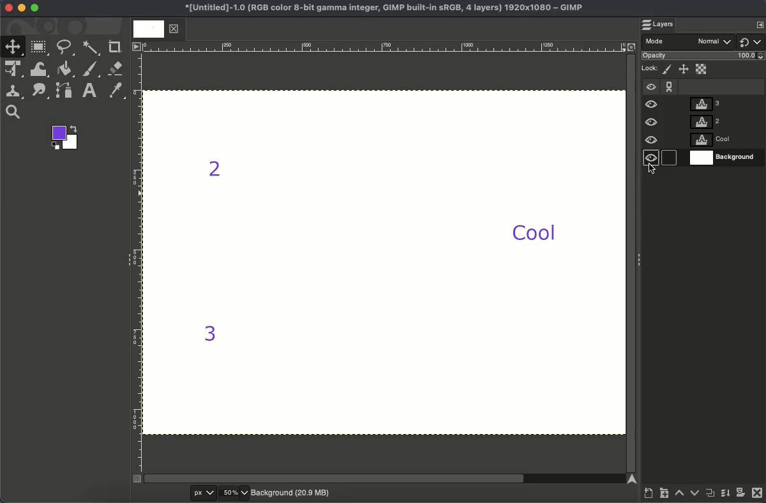 The width and height of the screenshot is (766, 503). What do you see at coordinates (385, 479) in the screenshot?
I see `Scroll` at bounding box center [385, 479].